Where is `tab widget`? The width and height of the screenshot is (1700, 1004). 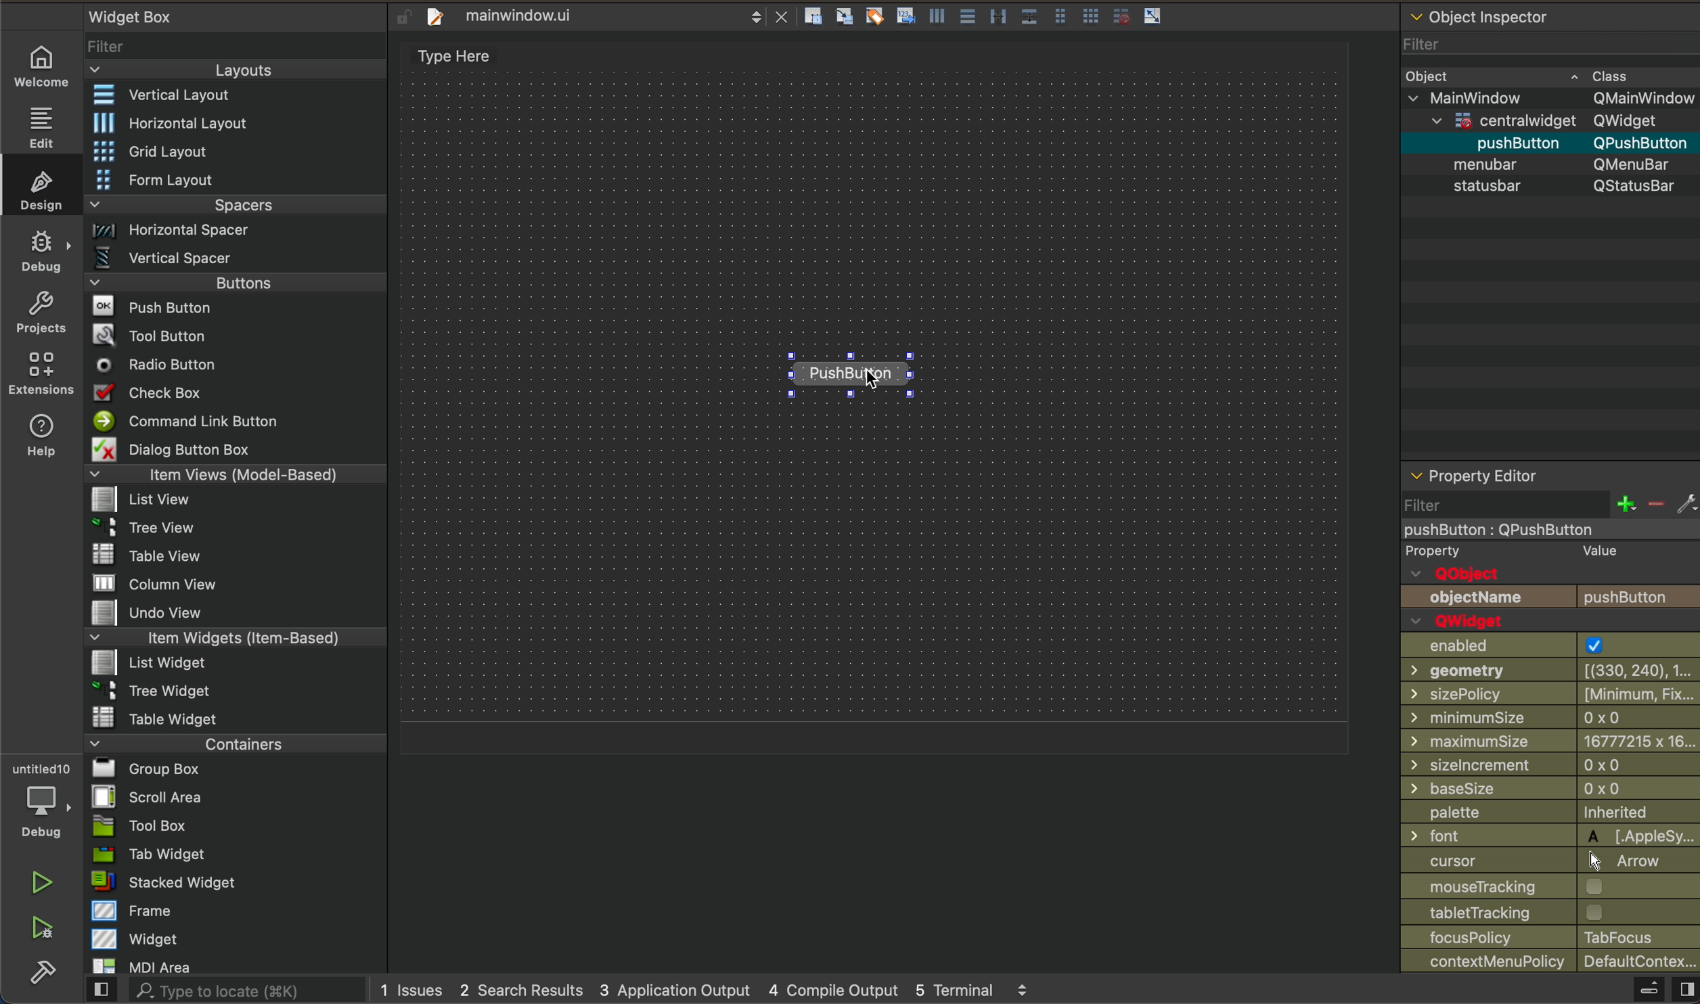 tab widget is located at coordinates (232, 857).